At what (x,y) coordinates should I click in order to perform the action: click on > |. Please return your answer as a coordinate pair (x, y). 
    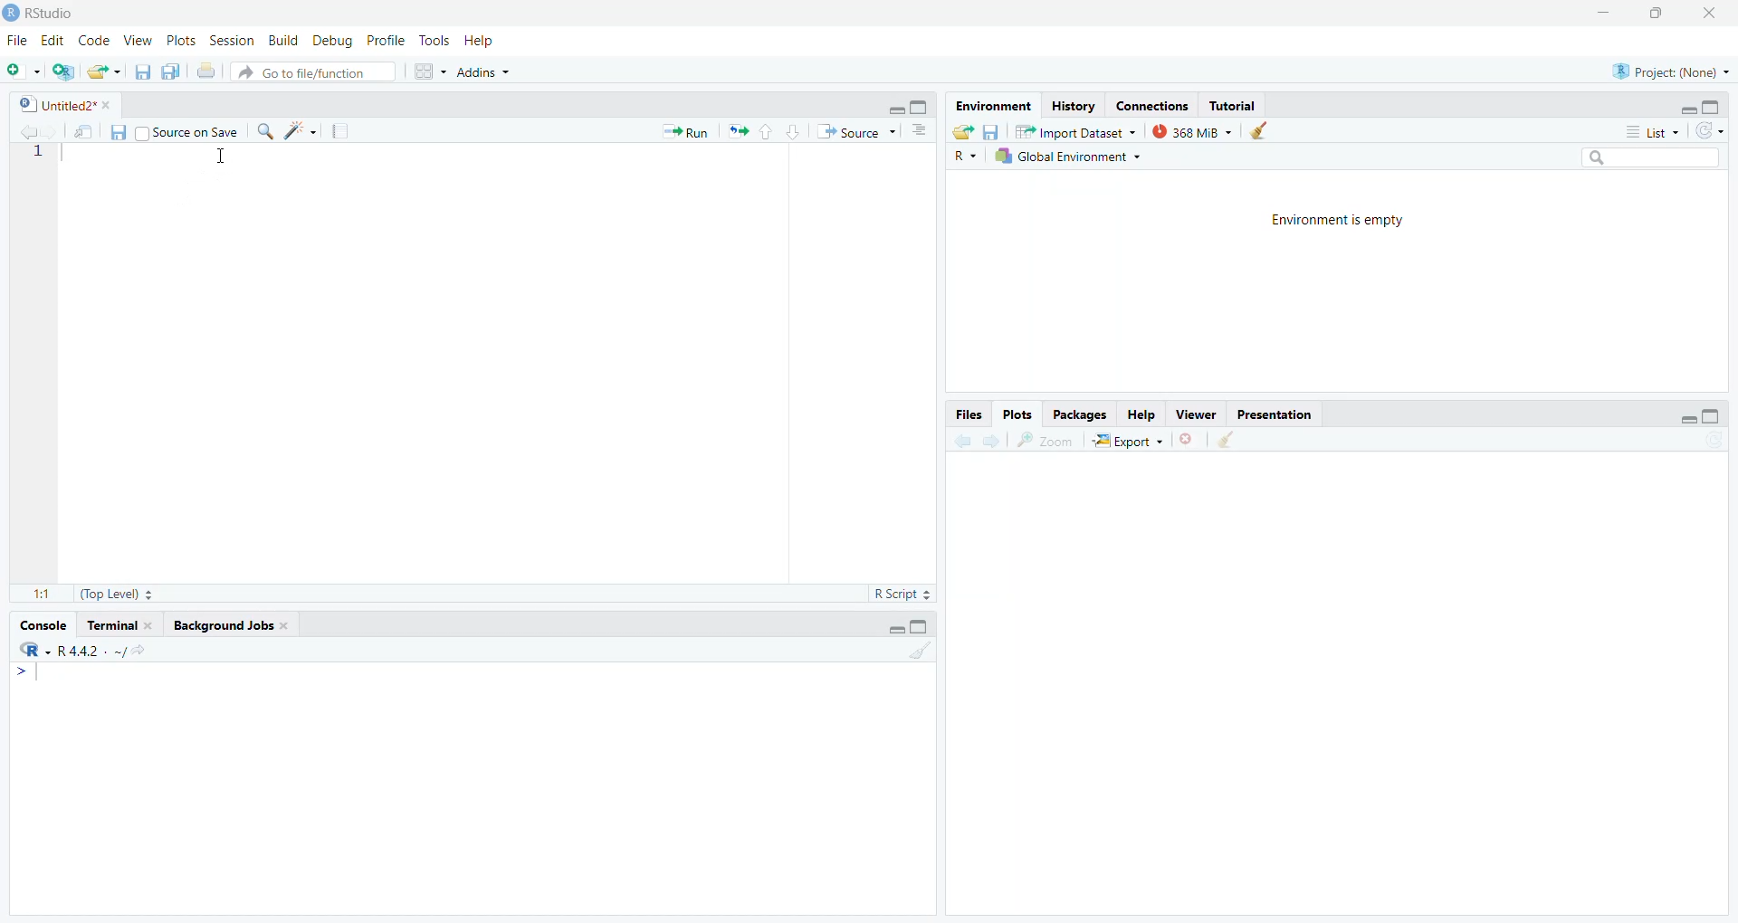
    Looking at the image, I should click on (32, 674).